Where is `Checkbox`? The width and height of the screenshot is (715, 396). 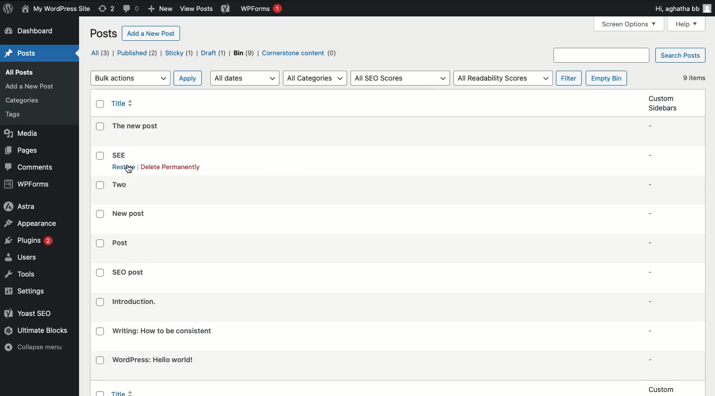 Checkbox is located at coordinates (100, 104).